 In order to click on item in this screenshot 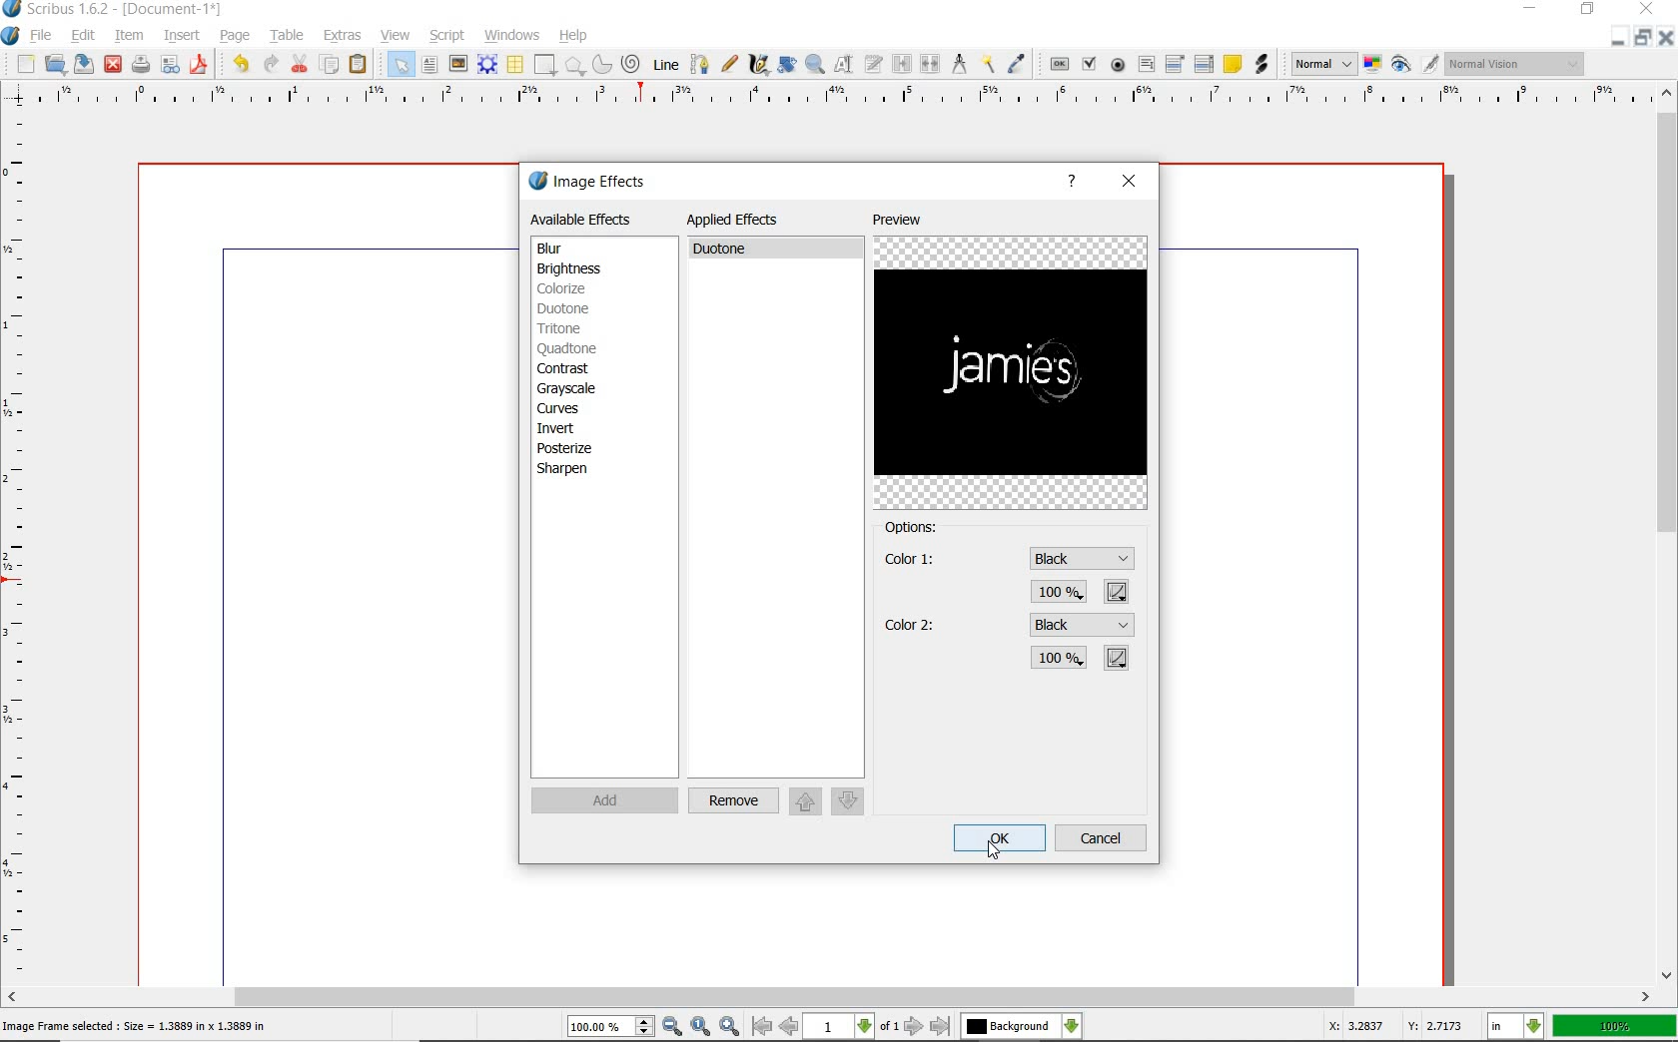, I will do `click(130, 34)`.